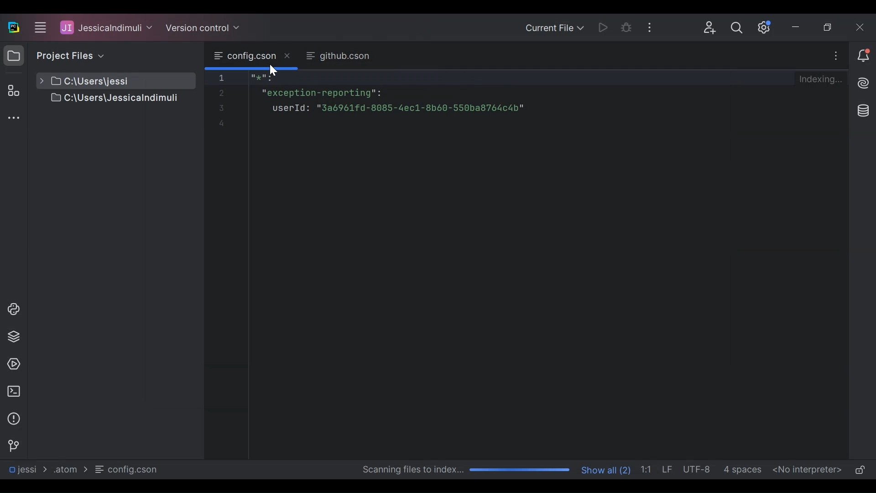  What do you see at coordinates (699, 469) in the screenshot?
I see `File Encoding` at bounding box center [699, 469].